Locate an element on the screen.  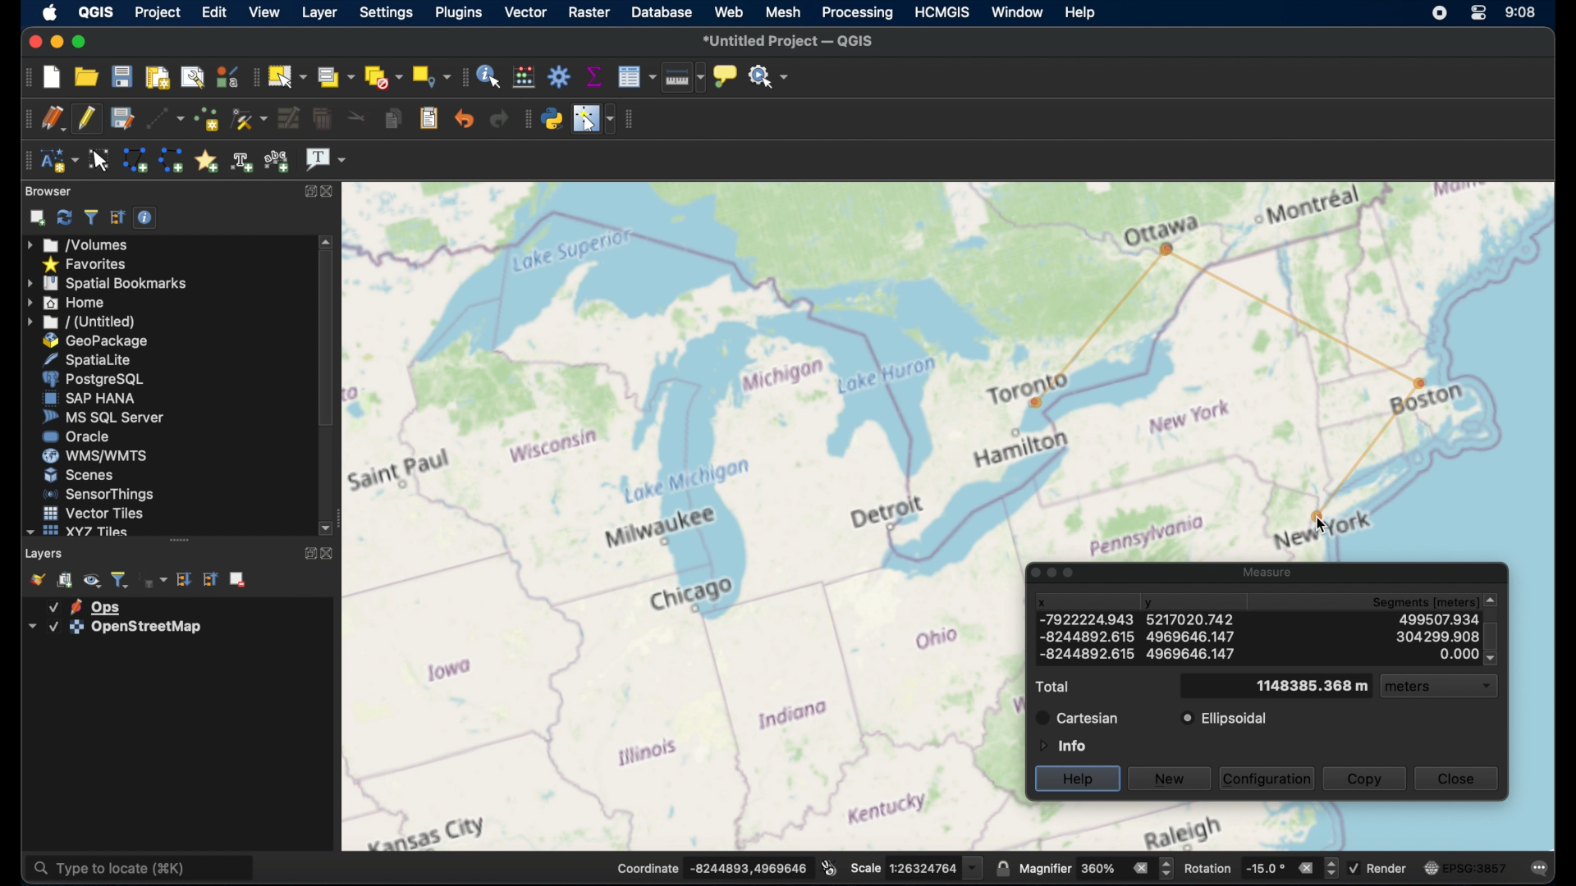
help is located at coordinates (1077, 779).